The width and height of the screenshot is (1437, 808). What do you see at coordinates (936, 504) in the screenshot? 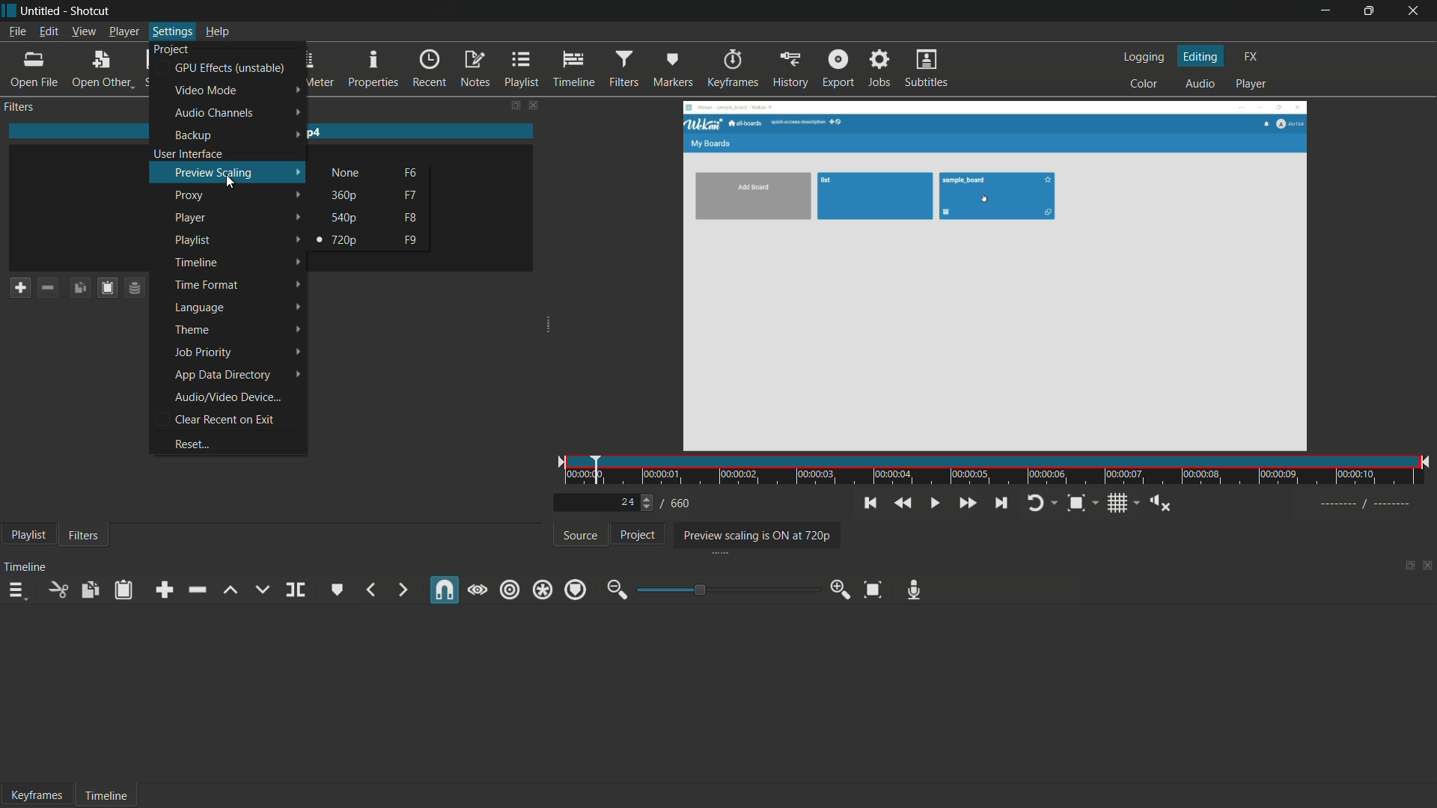
I see `toggle play or pause` at bounding box center [936, 504].